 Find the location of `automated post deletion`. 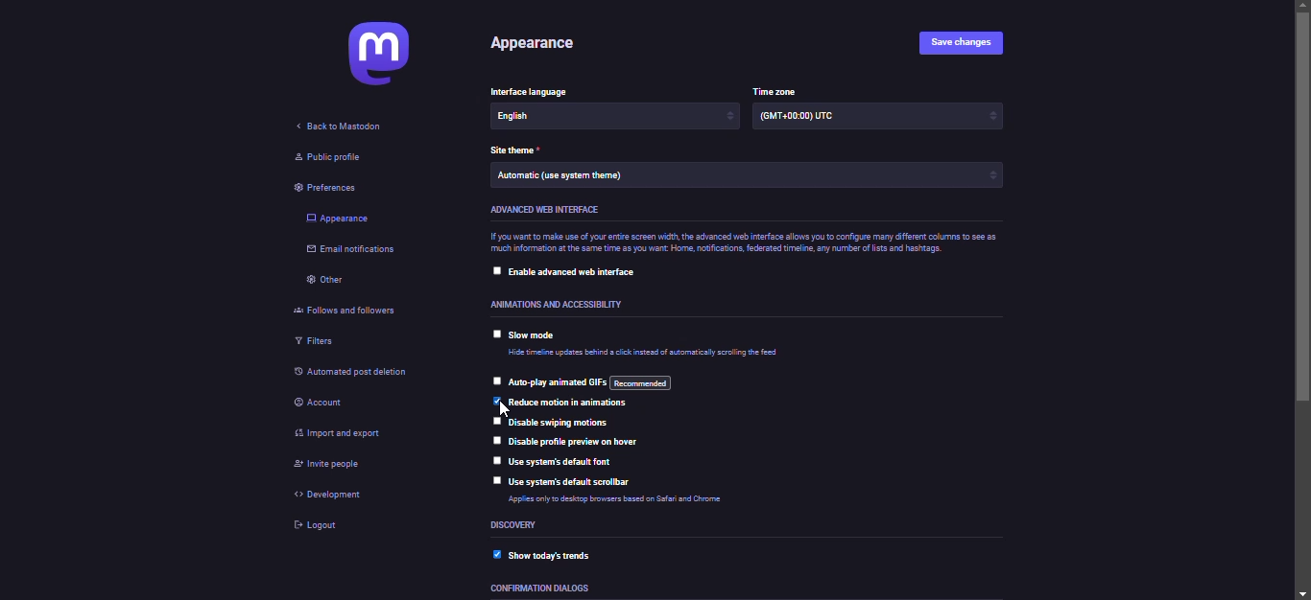

automated post deletion is located at coordinates (348, 369).